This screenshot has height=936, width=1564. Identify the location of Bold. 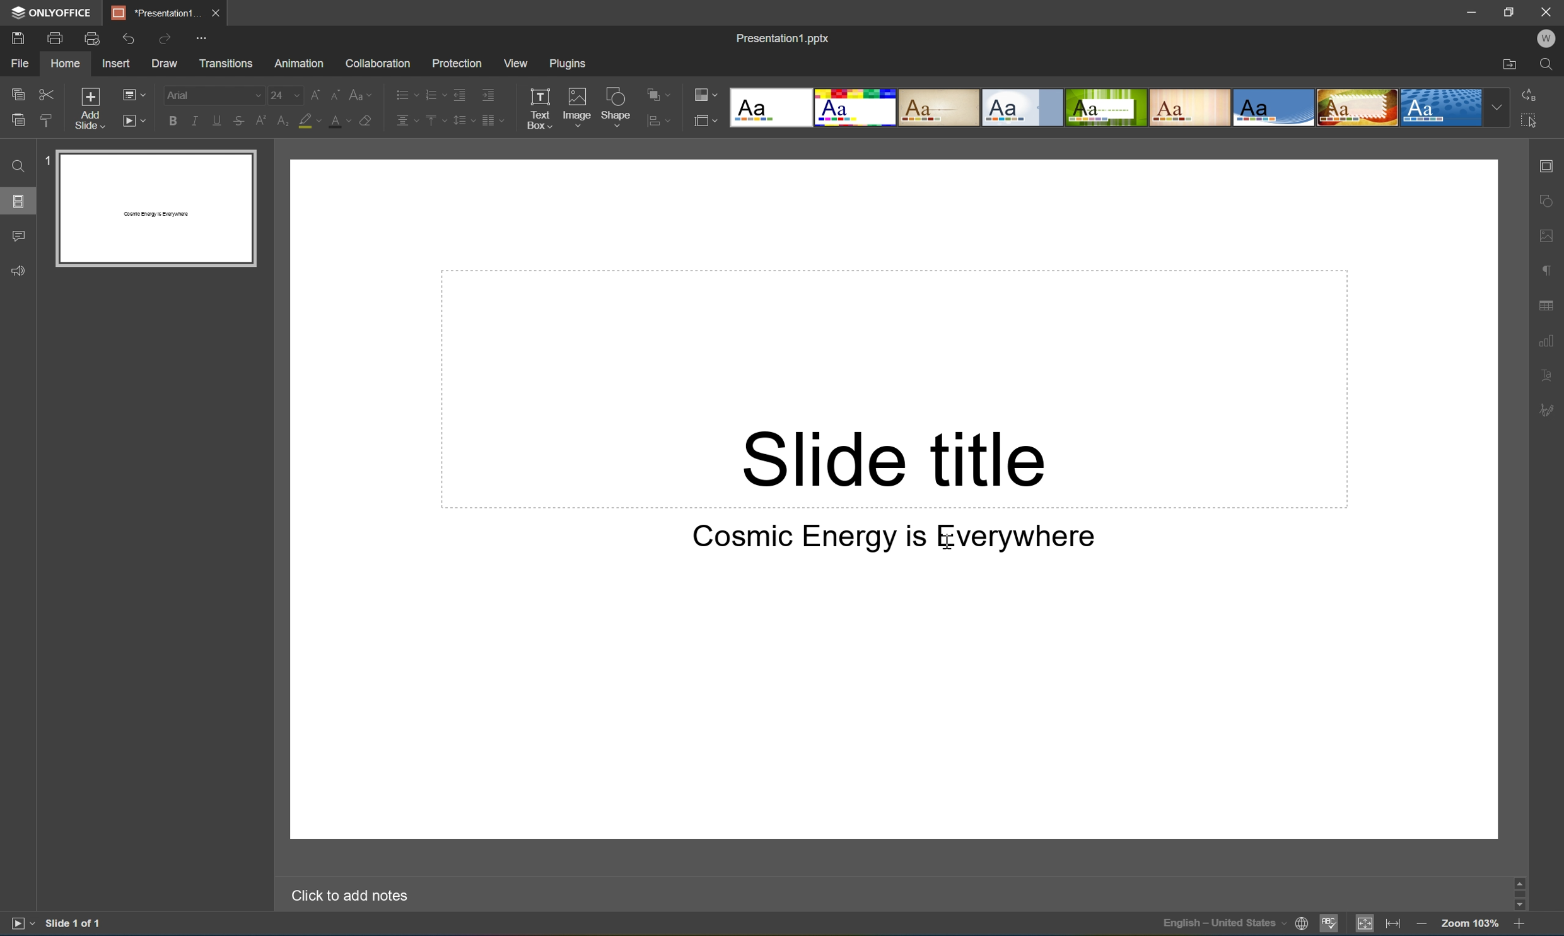
(167, 121).